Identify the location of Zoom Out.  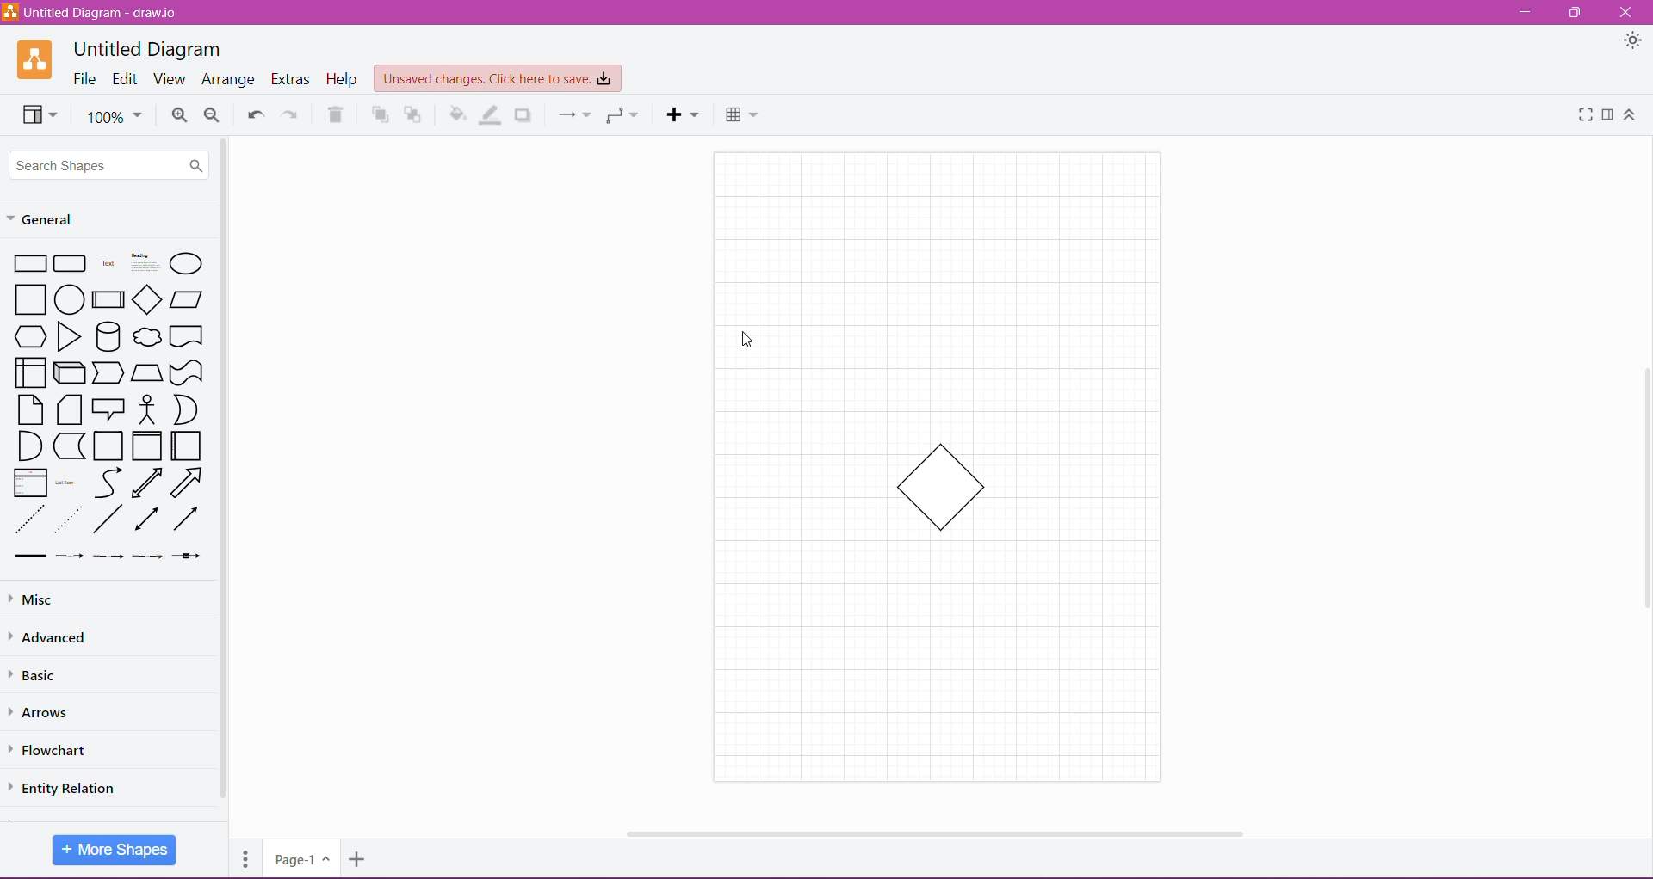
(217, 115).